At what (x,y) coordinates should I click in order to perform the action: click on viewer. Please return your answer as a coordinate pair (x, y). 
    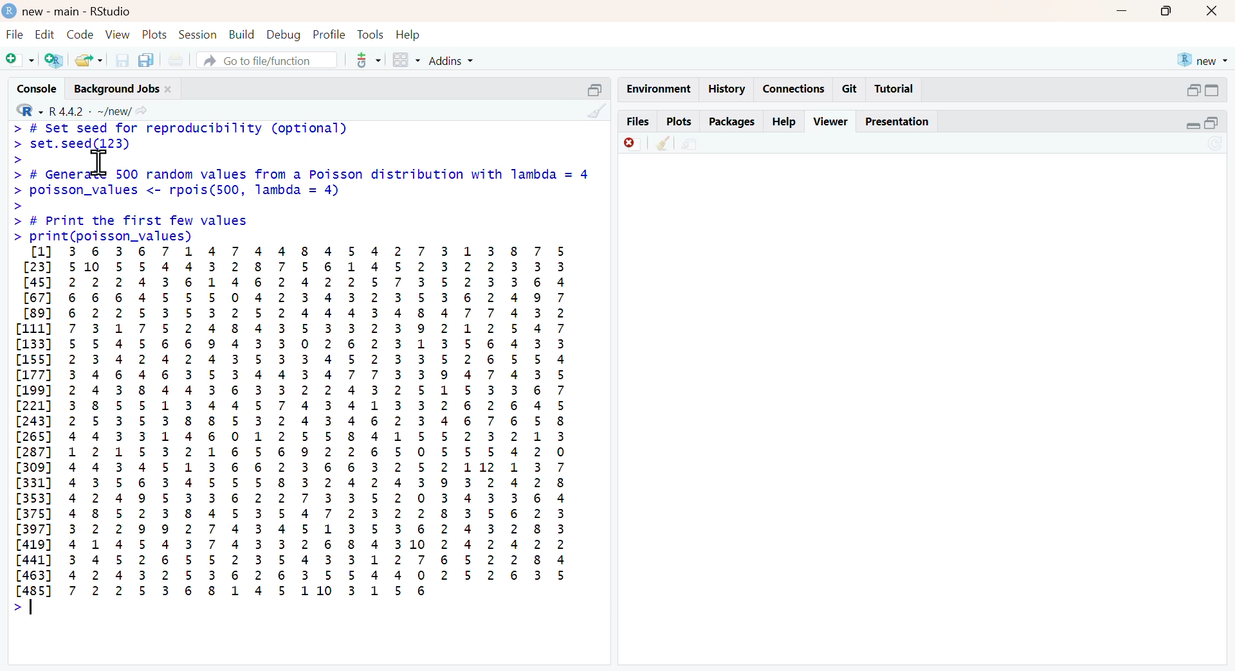
    Looking at the image, I should click on (832, 121).